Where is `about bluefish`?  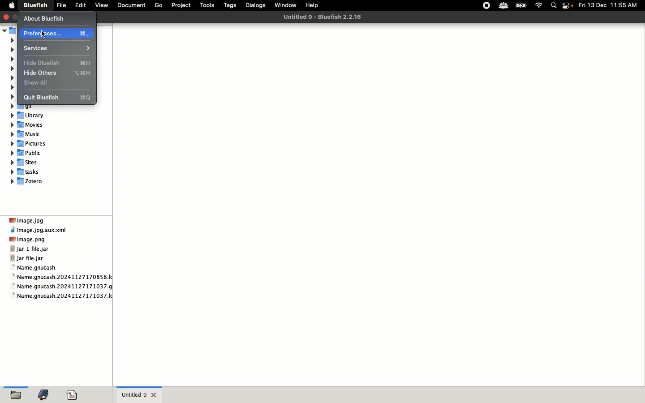 about bluefish is located at coordinates (55, 19).